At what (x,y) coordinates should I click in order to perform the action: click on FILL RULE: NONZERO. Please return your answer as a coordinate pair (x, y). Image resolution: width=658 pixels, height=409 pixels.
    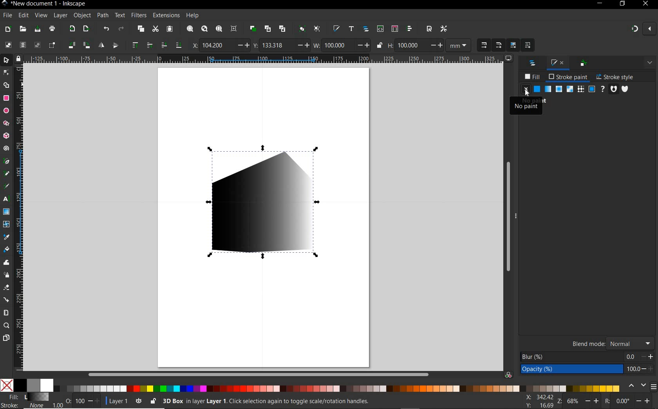
    Looking at the image, I should click on (625, 89).